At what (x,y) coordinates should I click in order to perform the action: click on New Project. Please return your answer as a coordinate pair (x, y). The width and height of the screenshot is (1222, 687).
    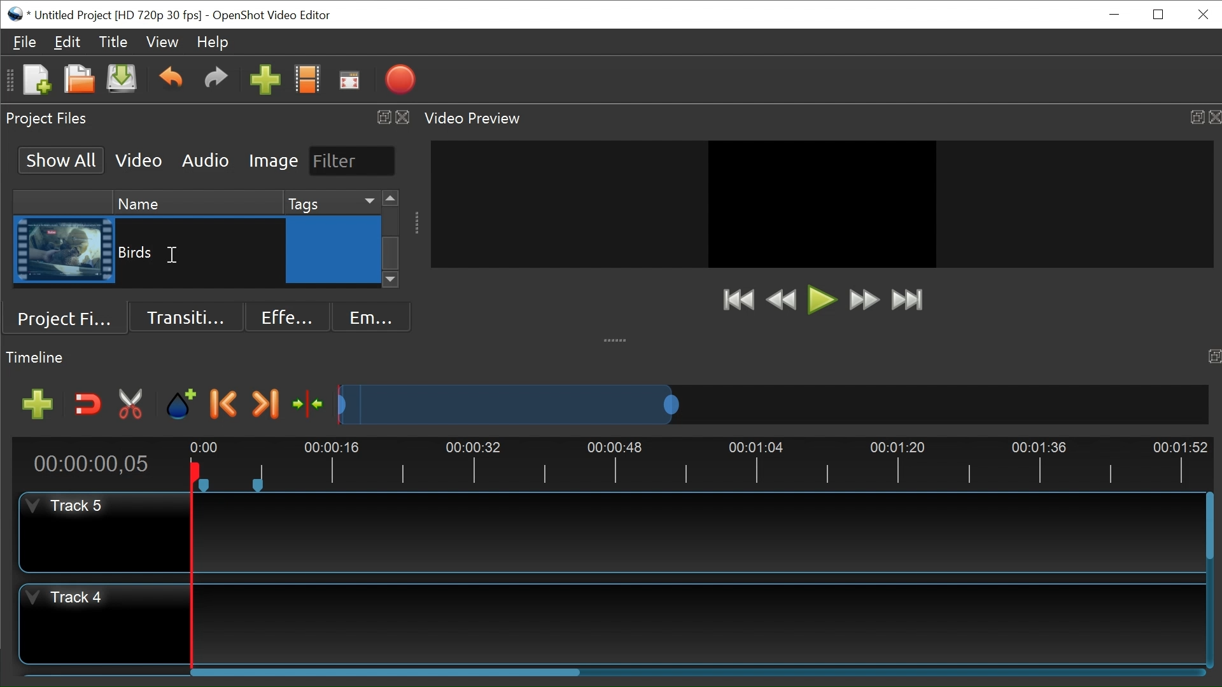
    Looking at the image, I should click on (35, 81).